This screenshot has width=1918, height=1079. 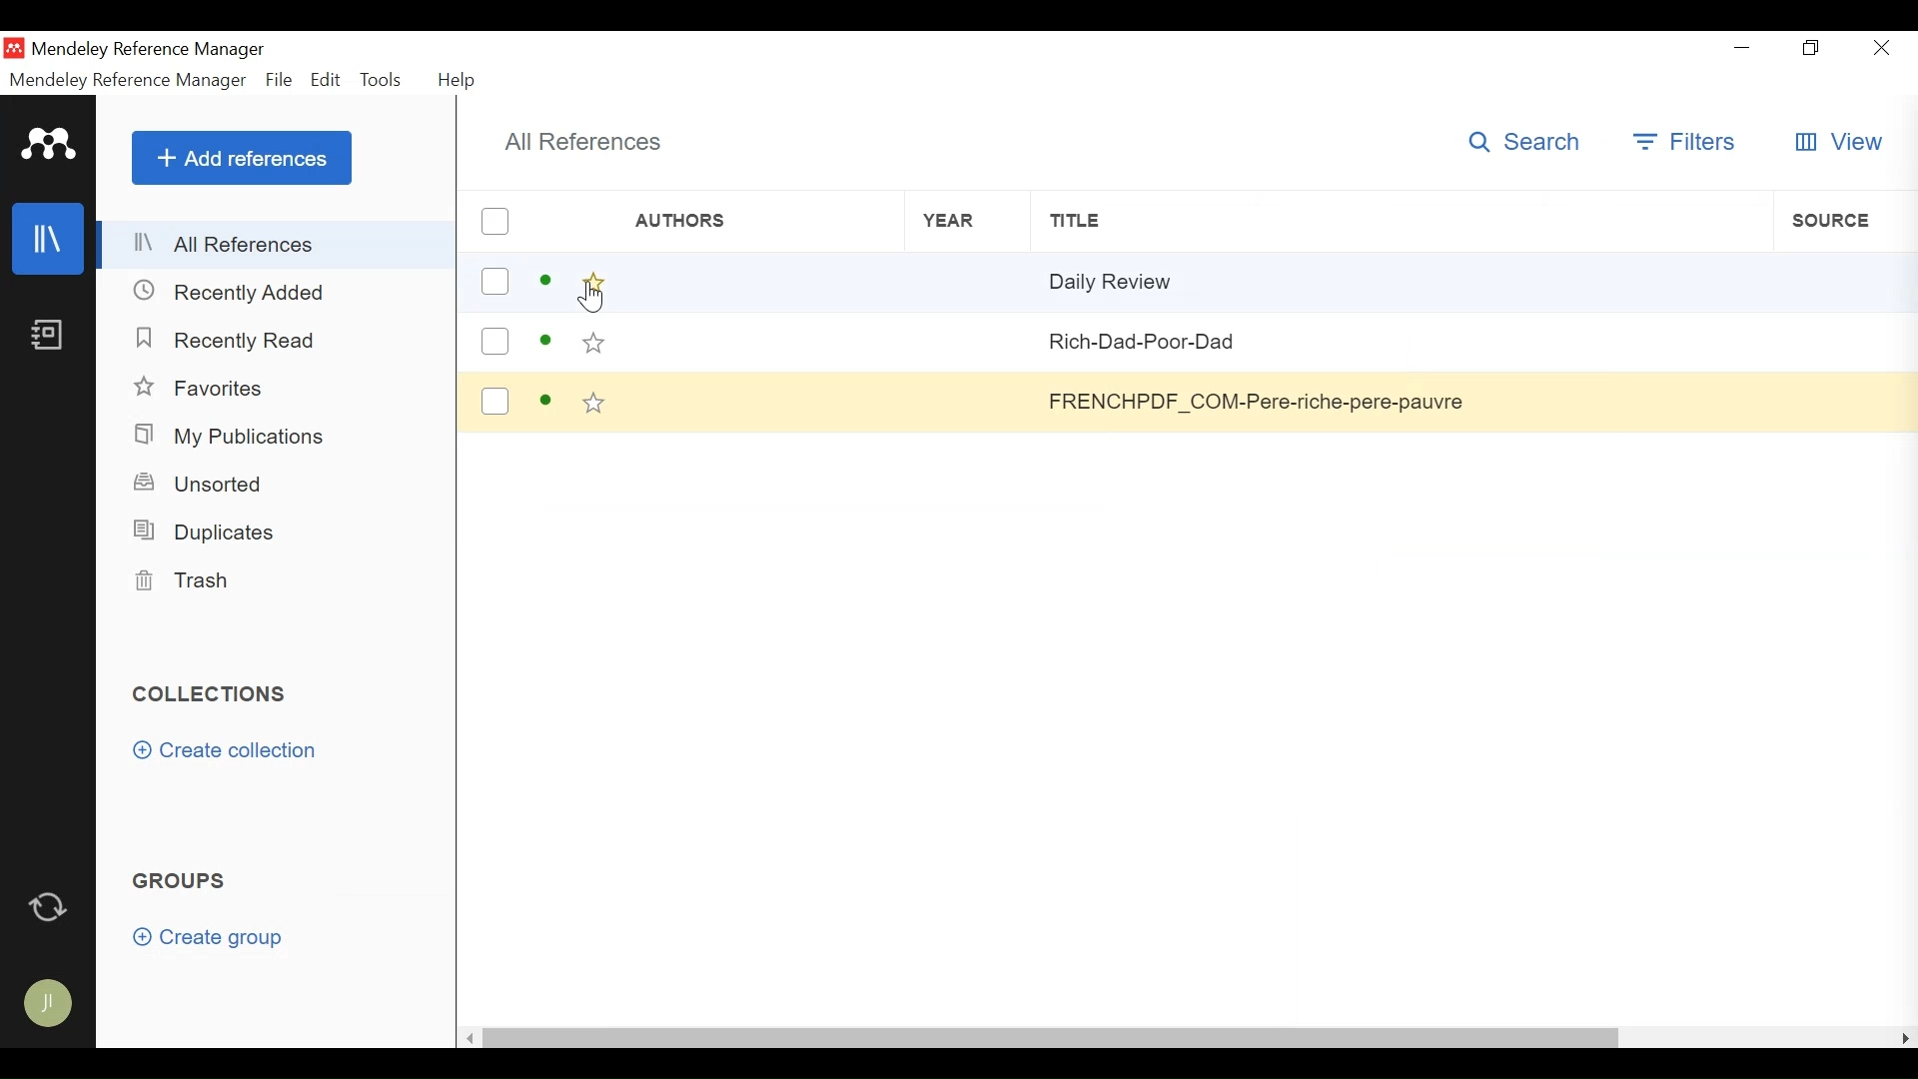 What do you see at coordinates (209, 531) in the screenshot?
I see `Duplicates` at bounding box center [209, 531].